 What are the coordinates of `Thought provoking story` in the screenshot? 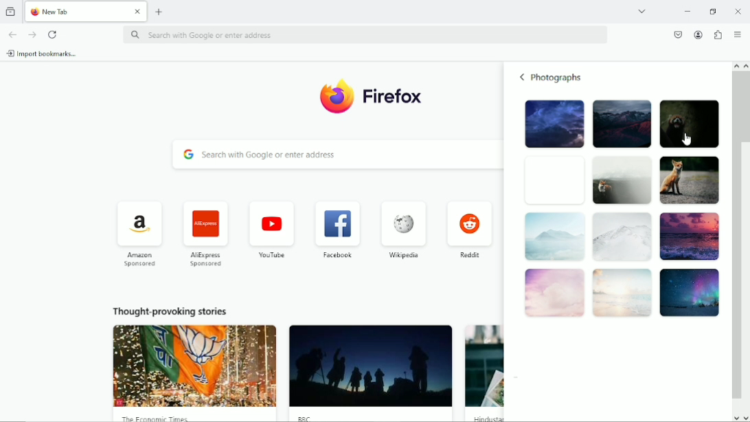 It's located at (194, 373).